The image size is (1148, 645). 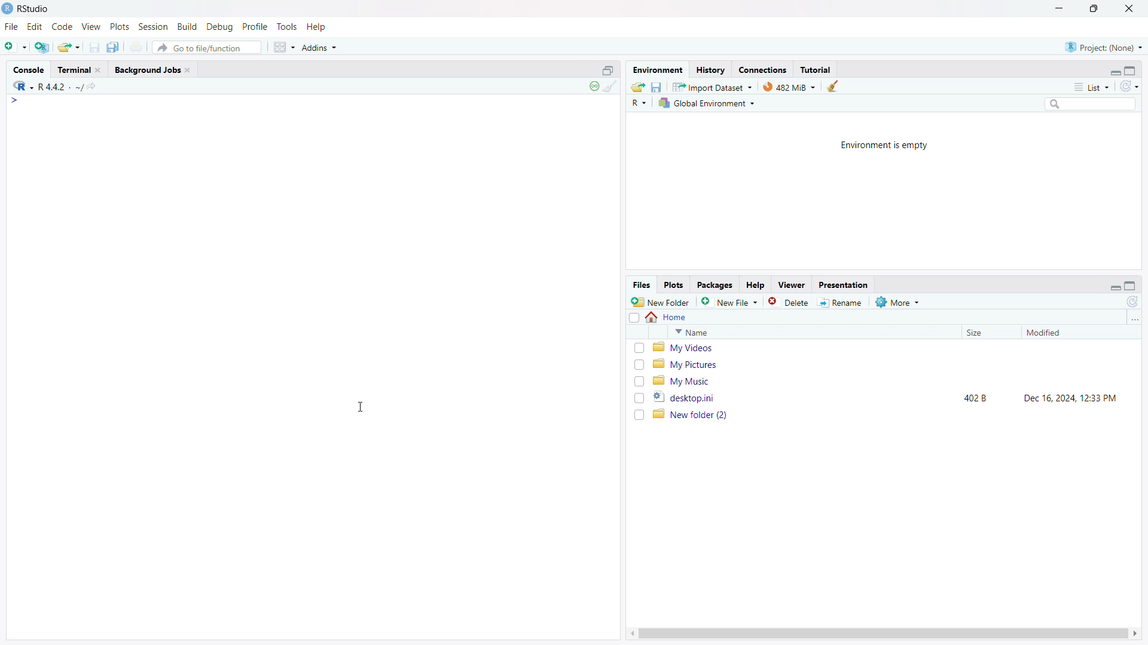 What do you see at coordinates (1132, 69) in the screenshot?
I see `expand pane` at bounding box center [1132, 69].